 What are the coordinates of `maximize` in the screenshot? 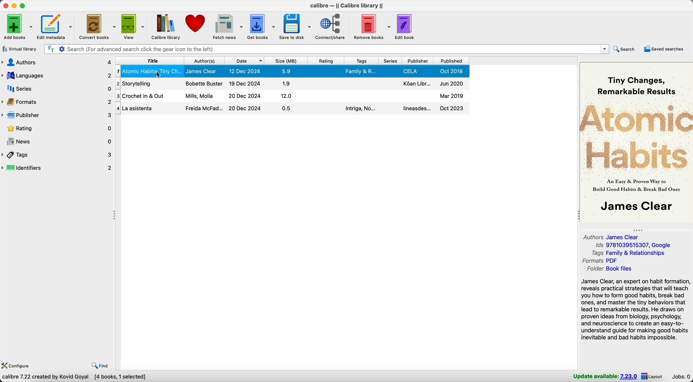 It's located at (24, 5).